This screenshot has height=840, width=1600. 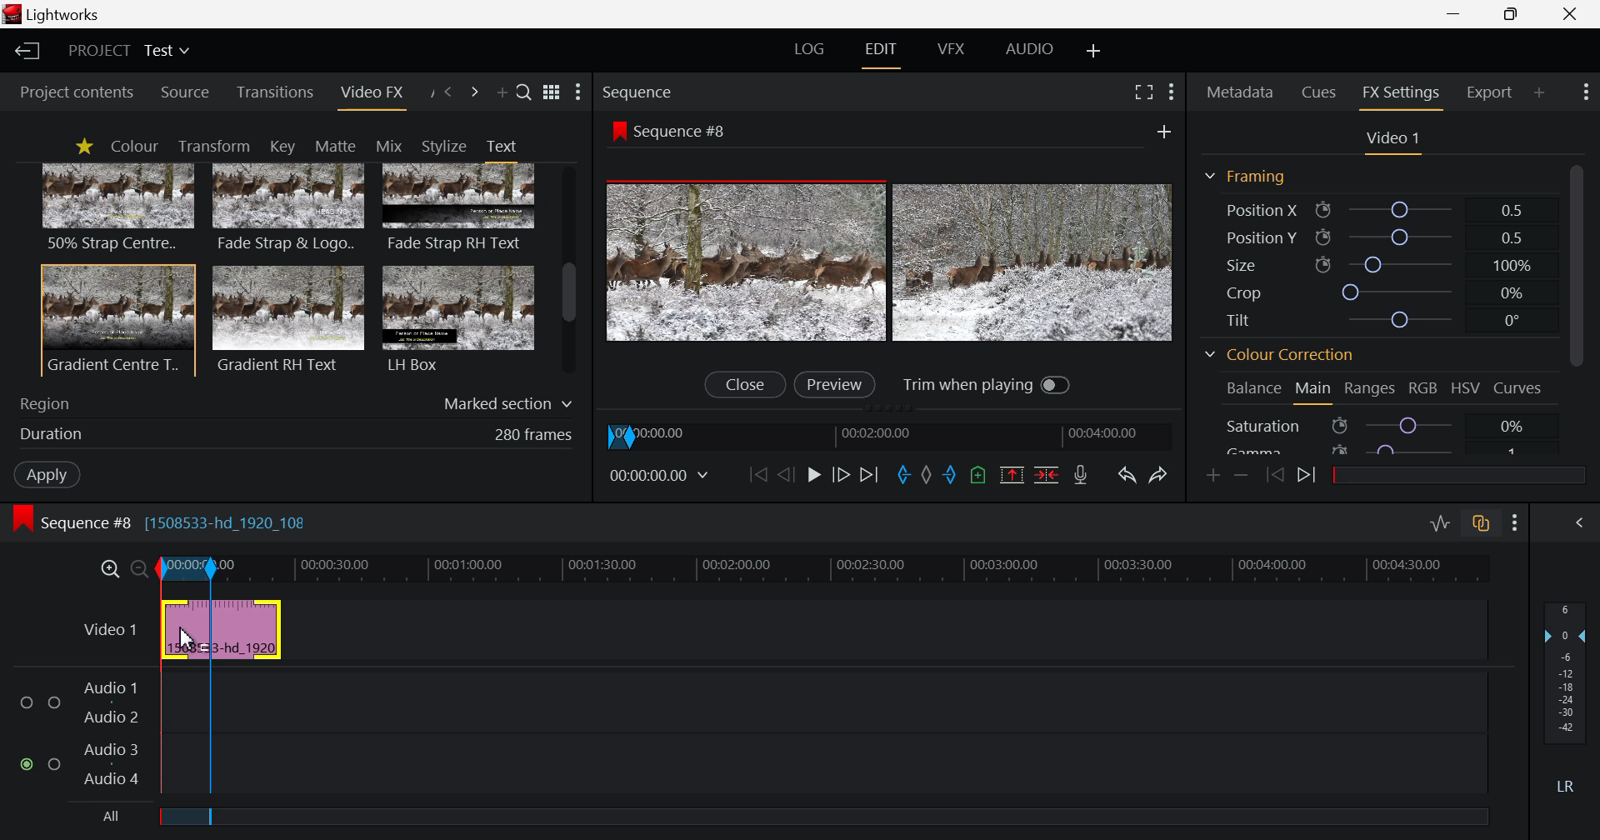 I want to click on Toggle audio levels editing, so click(x=1443, y=523).